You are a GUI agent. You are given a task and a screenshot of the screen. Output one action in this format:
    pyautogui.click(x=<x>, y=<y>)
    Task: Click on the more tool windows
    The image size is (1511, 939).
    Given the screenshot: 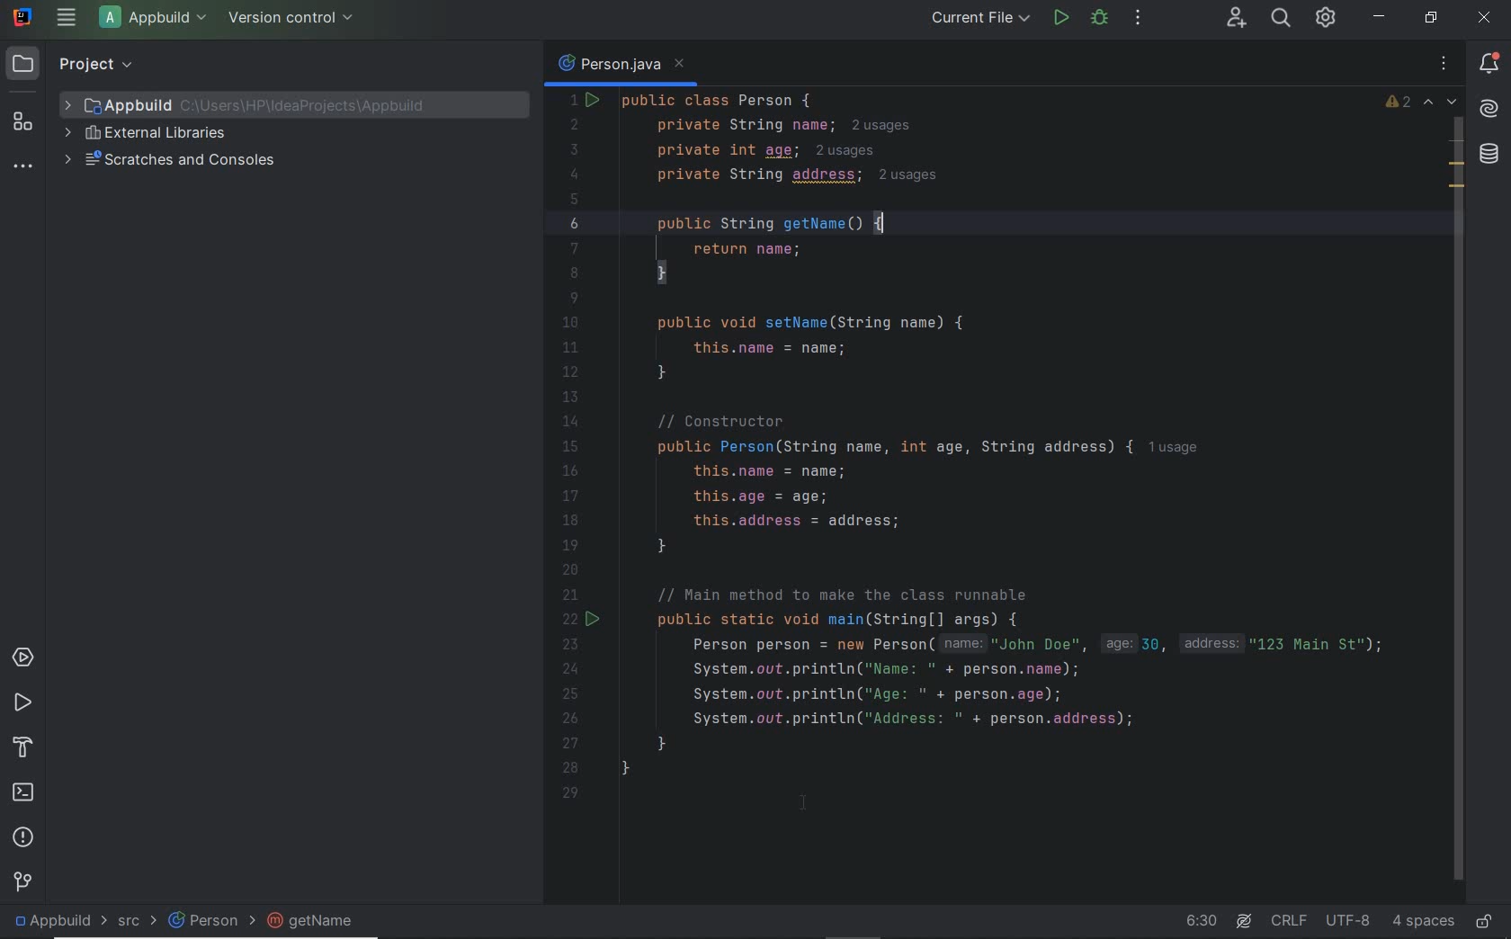 What is the action you would take?
    pyautogui.click(x=22, y=168)
    